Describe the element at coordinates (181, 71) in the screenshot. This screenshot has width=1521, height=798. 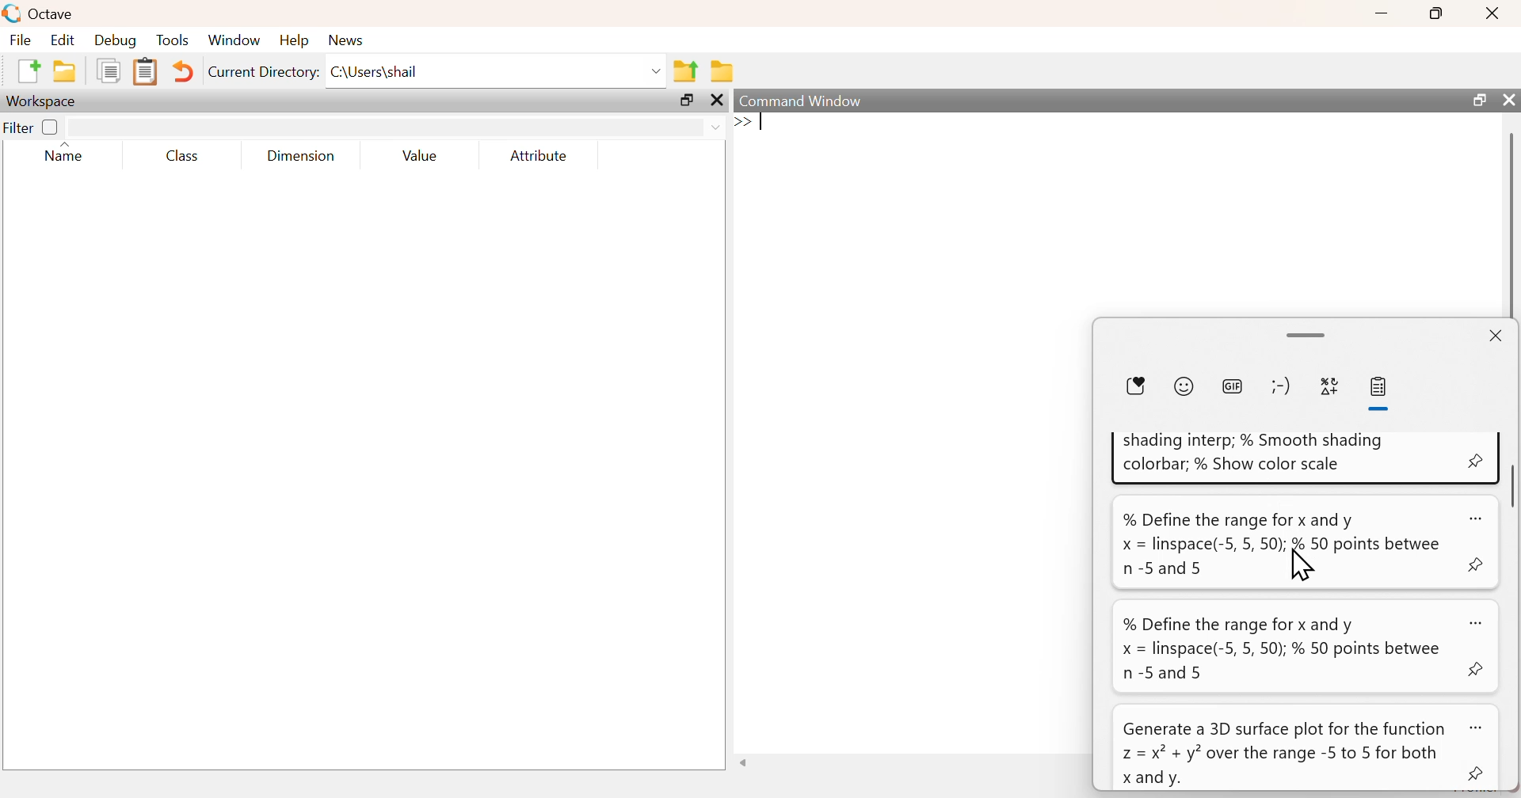
I see `Undo` at that location.